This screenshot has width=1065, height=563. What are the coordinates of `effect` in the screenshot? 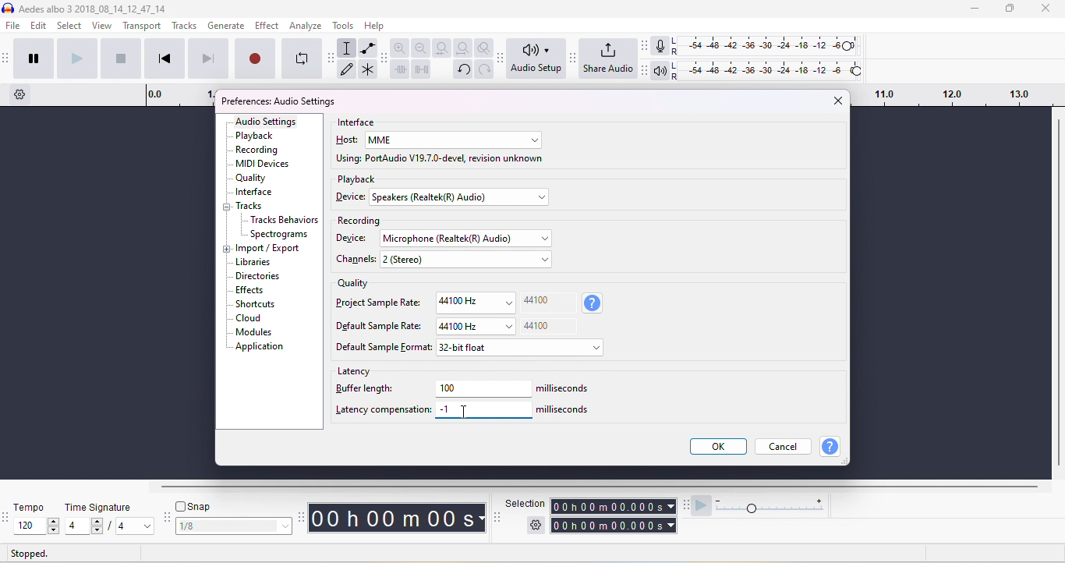 It's located at (267, 25).